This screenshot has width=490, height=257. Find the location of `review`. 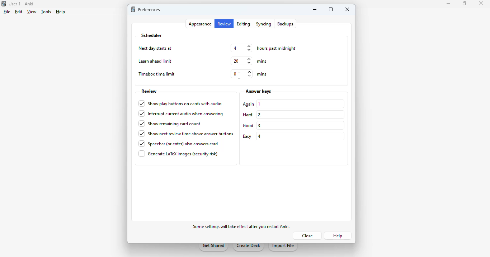

review is located at coordinates (225, 24).